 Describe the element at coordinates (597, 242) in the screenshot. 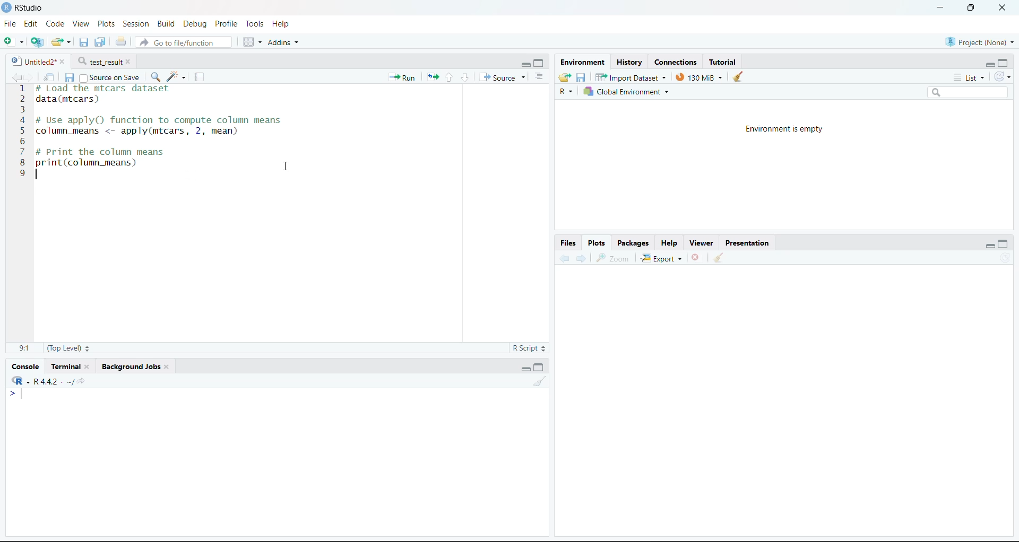

I see `Plots` at that location.